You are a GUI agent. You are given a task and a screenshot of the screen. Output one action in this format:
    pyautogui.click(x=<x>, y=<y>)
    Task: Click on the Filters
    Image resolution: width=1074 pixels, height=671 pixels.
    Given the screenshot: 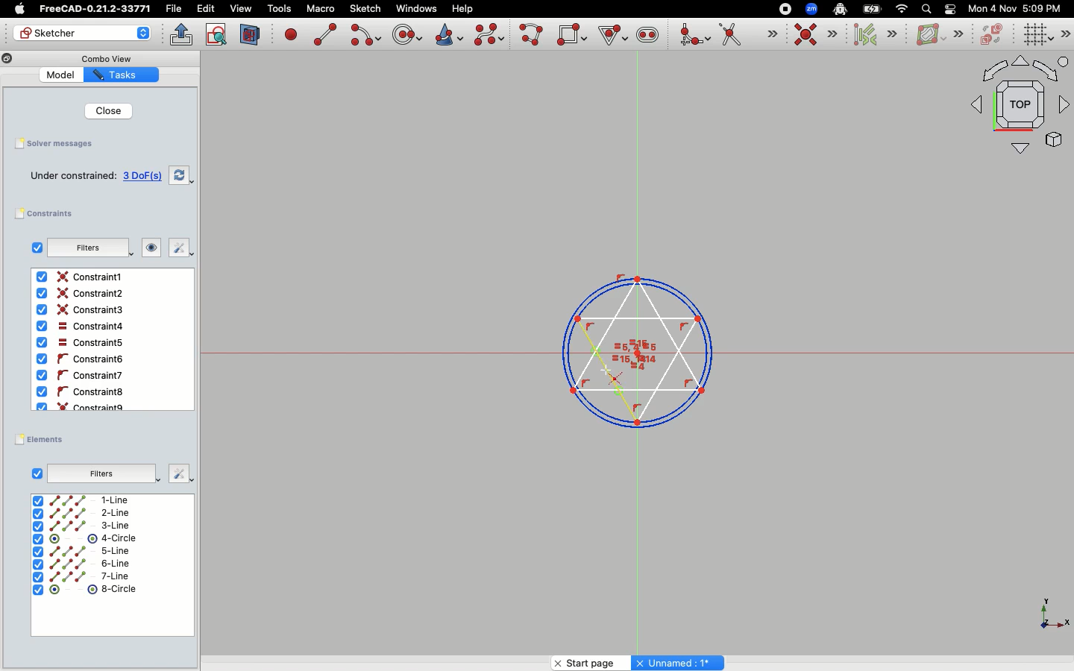 What is the action you would take?
    pyautogui.click(x=88, y=248)
    